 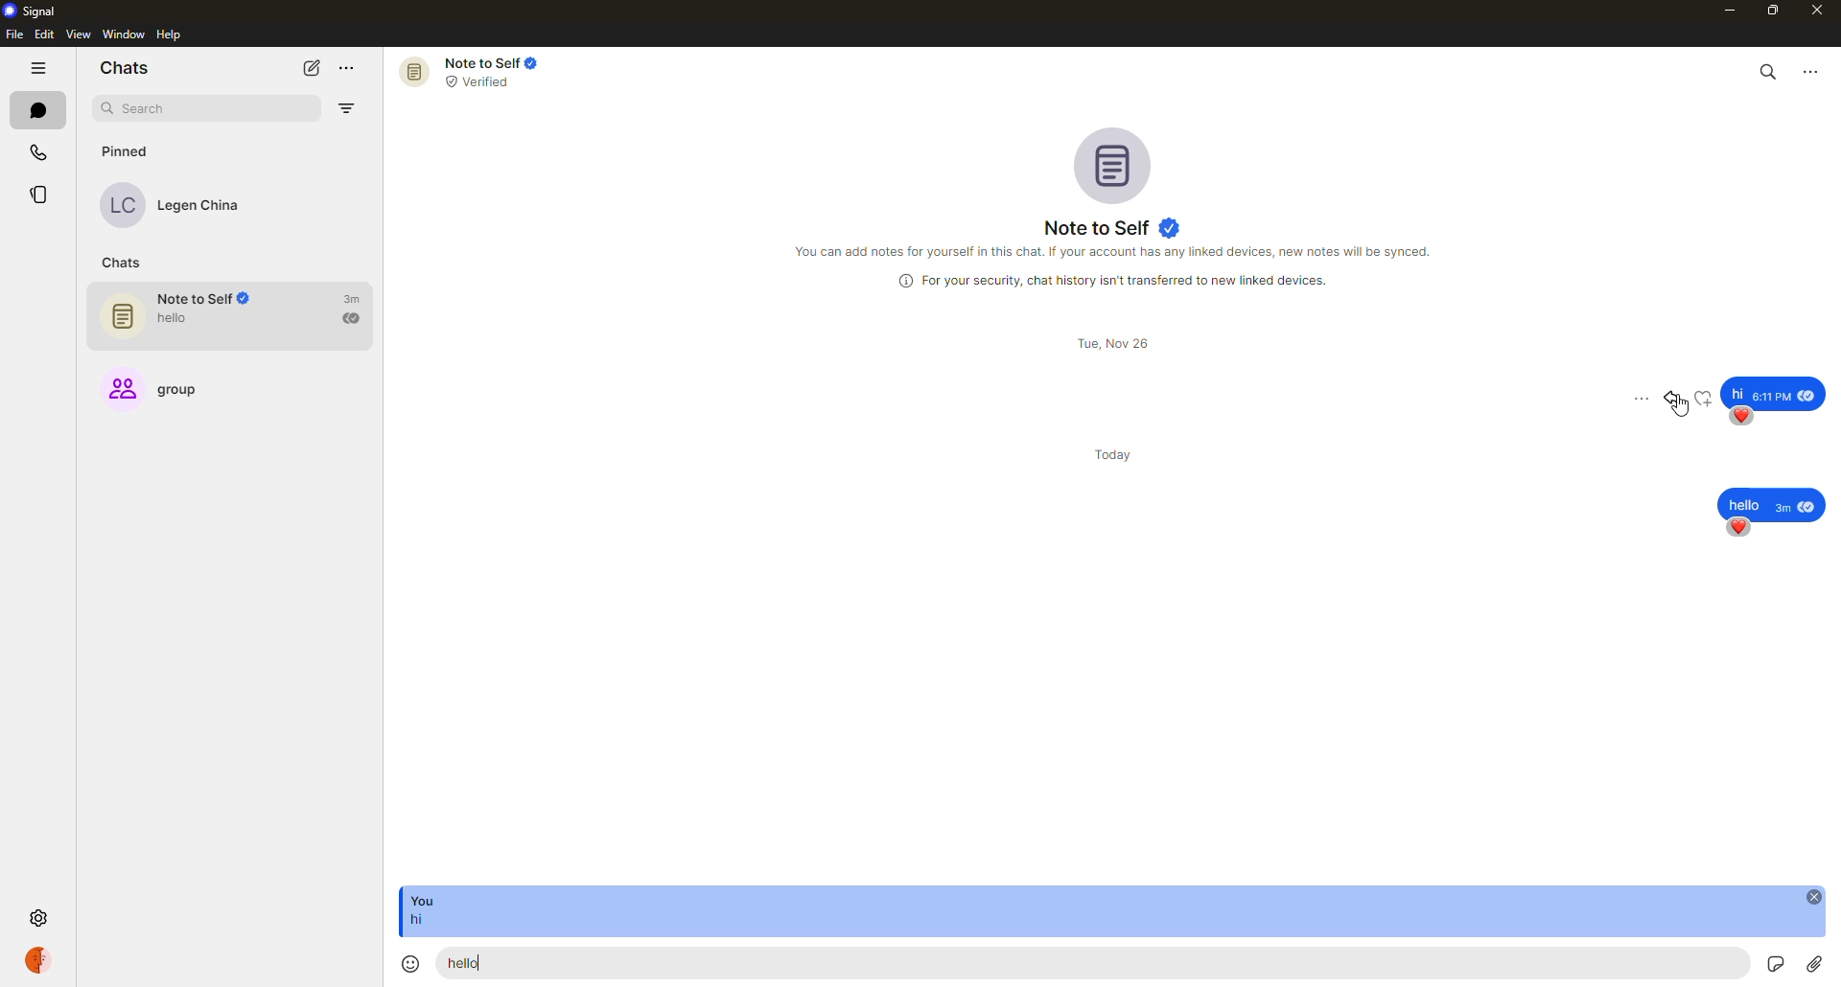 What do you see at coordinates (472, 72) in the screenshot?
I see `note to self` at bounding box center [472, 72].